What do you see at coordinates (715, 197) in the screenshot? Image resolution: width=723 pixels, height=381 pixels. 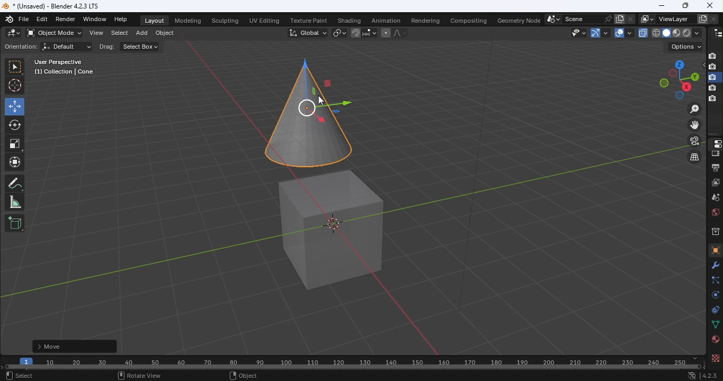 I see `Scene` at bounding box center [715, 197].